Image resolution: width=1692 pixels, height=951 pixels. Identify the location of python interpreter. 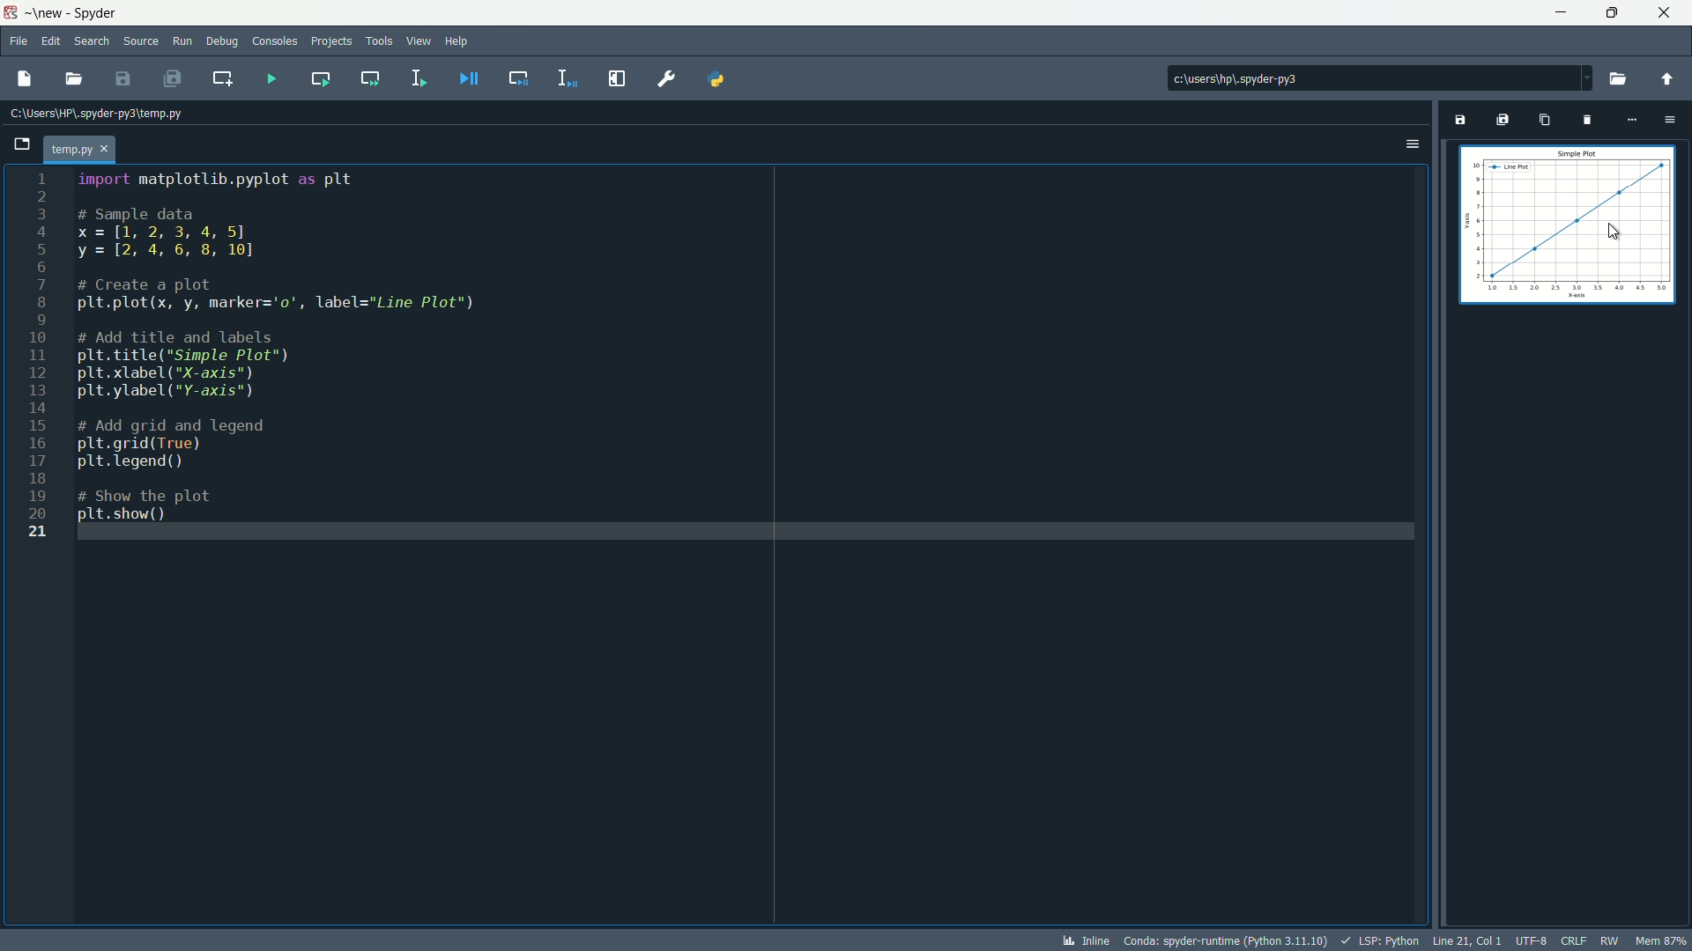
(1225, 941).